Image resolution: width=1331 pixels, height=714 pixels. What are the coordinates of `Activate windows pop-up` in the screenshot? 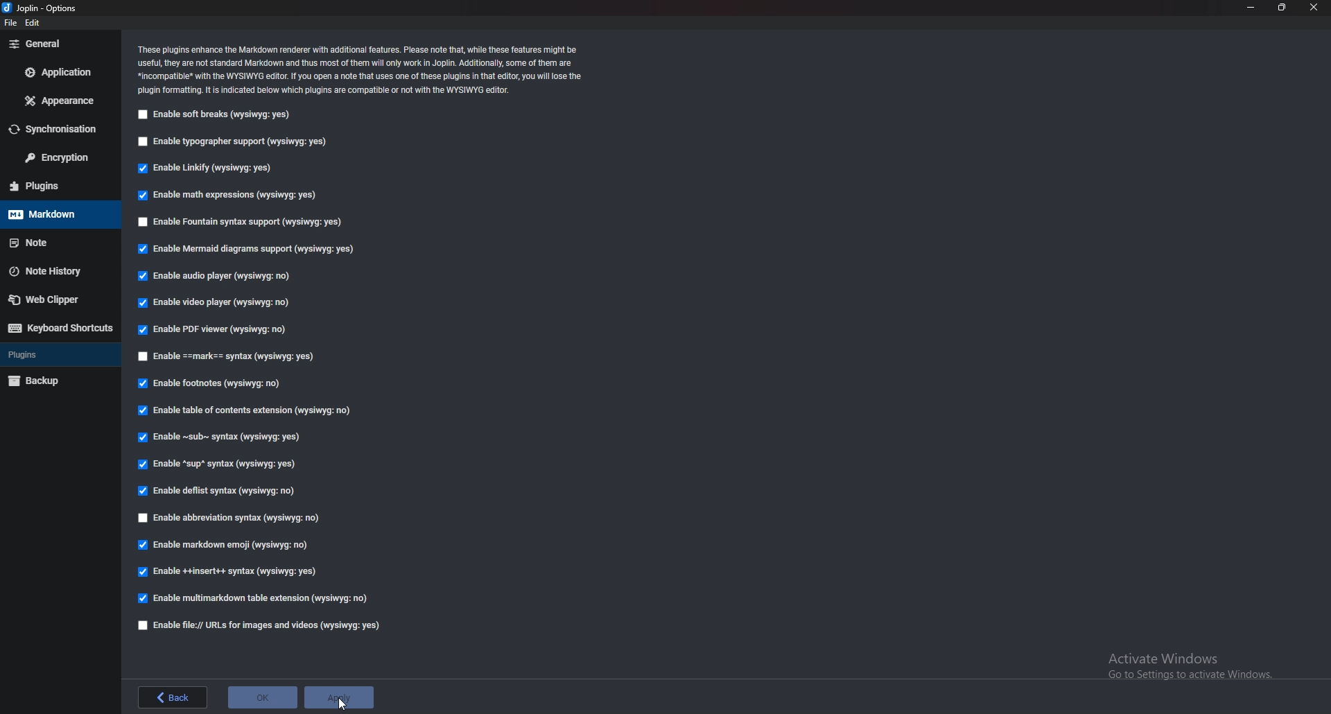 It's located at (1196, 669).